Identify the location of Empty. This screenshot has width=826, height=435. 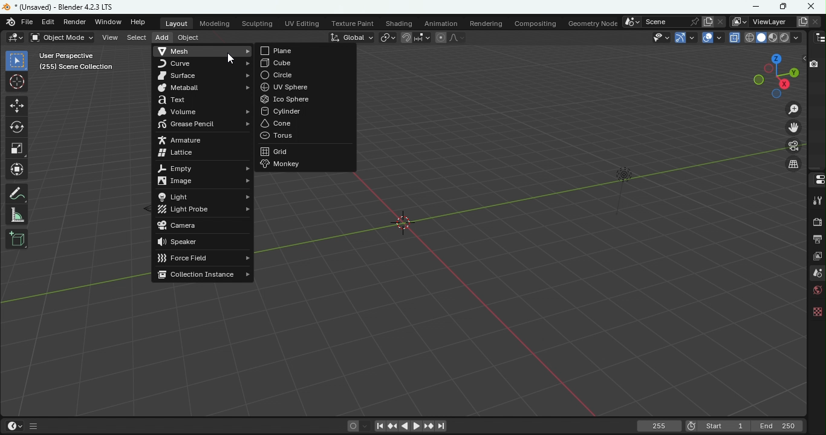
(204, 168).